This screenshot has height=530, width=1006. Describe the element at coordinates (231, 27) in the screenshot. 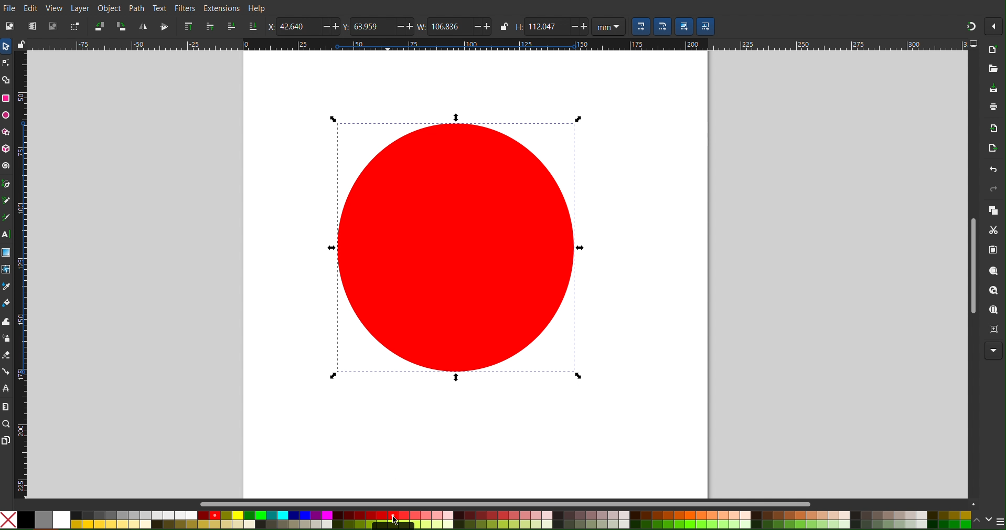

I see `Send one layer down` at that location.